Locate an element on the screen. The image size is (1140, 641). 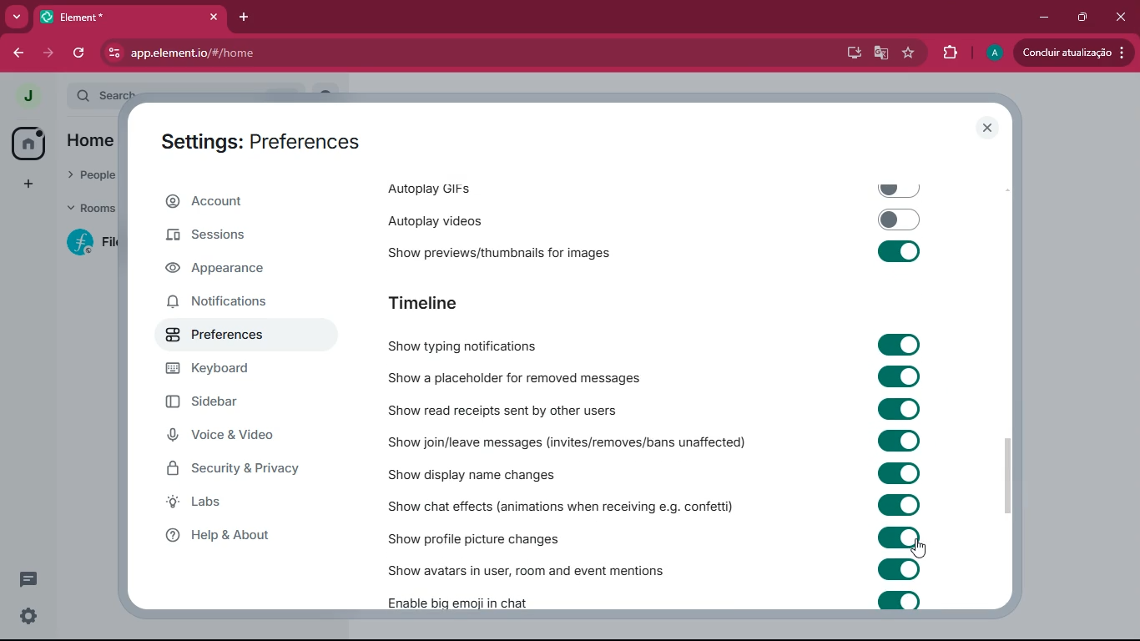
Show display name changes is located at coordinates (653, 474).